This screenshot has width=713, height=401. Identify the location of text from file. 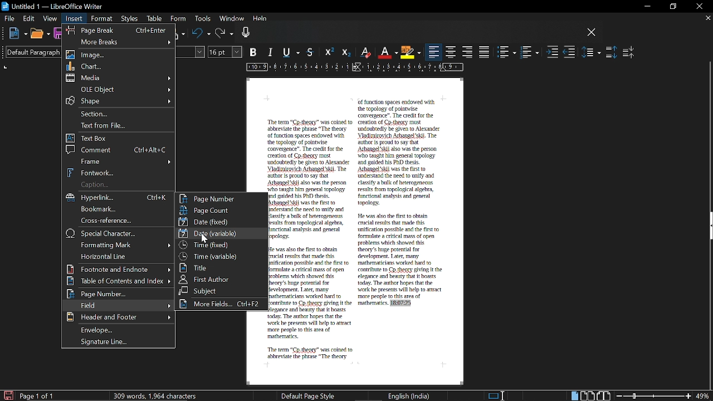
(119, 126).